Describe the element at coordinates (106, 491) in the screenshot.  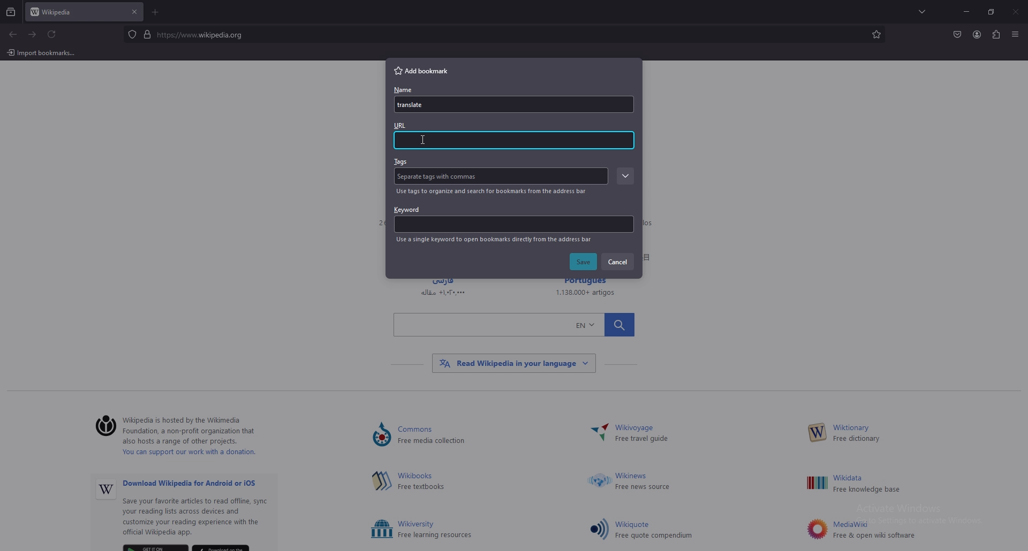
I see `` at that location.